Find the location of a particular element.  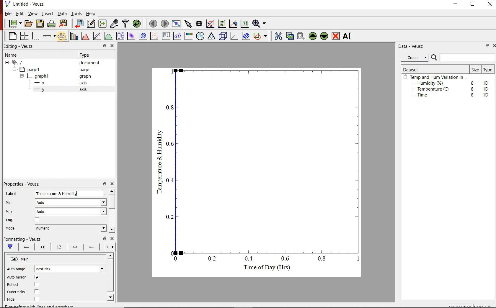

view plot full screen is located at coordinates (177, 24).